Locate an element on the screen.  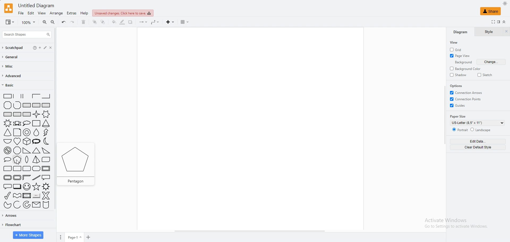
collapse is located at coordinates (504, 22).